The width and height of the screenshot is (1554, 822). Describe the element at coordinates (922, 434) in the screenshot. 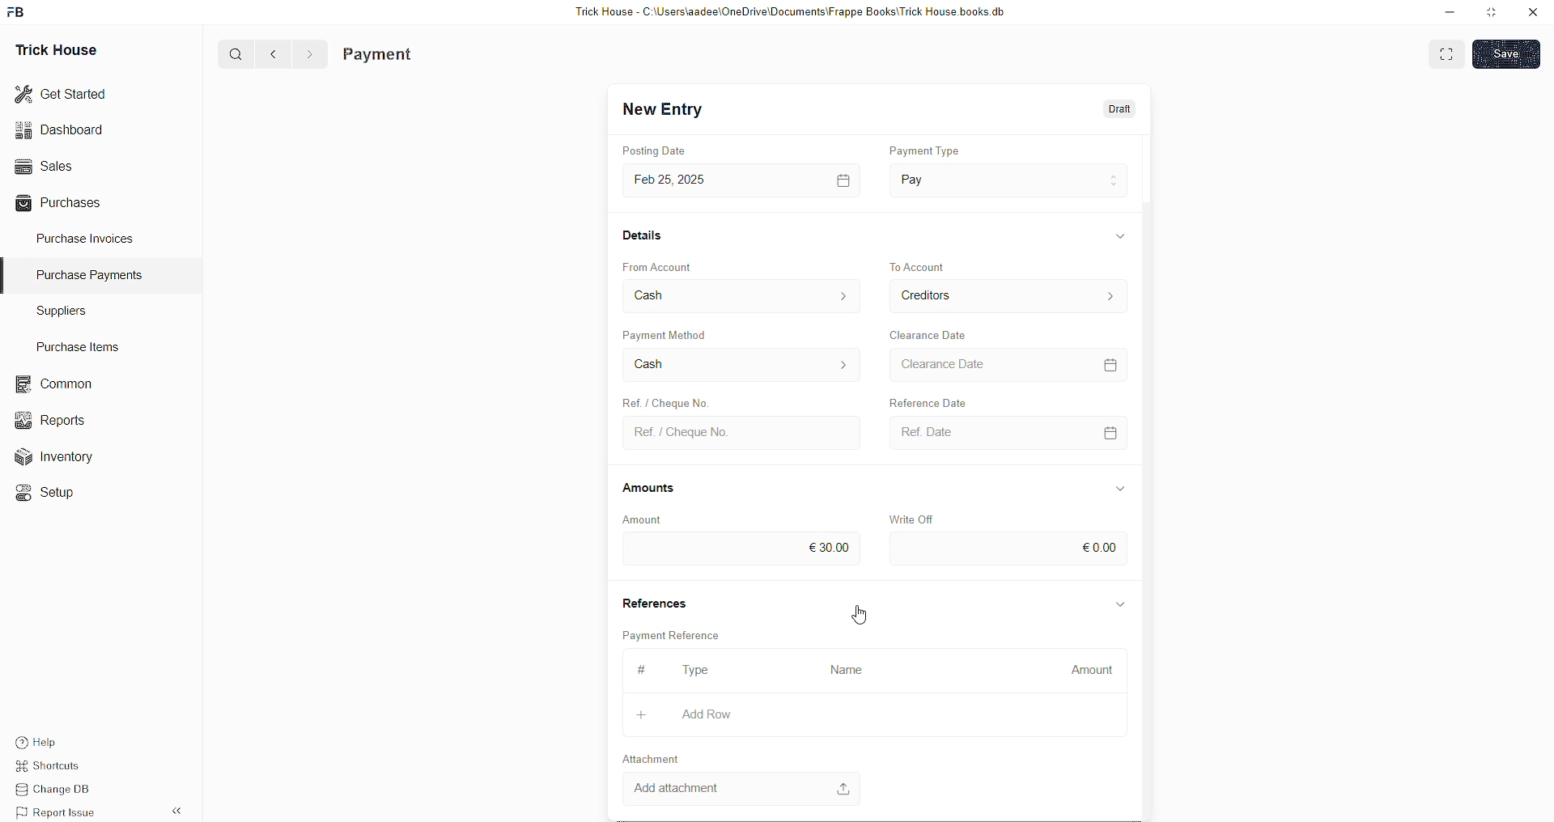

I see `Ref. Date` at that location.